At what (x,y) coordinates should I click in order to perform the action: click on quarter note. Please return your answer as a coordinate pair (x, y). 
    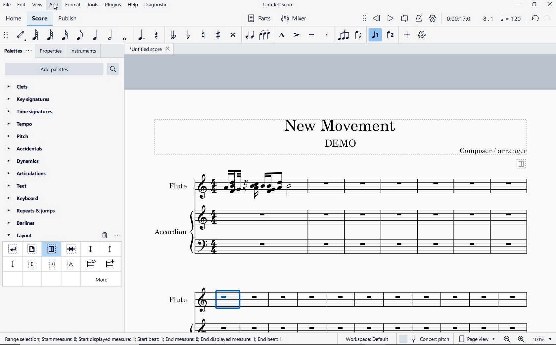
    Looking at the image, I should click on (95, 35).